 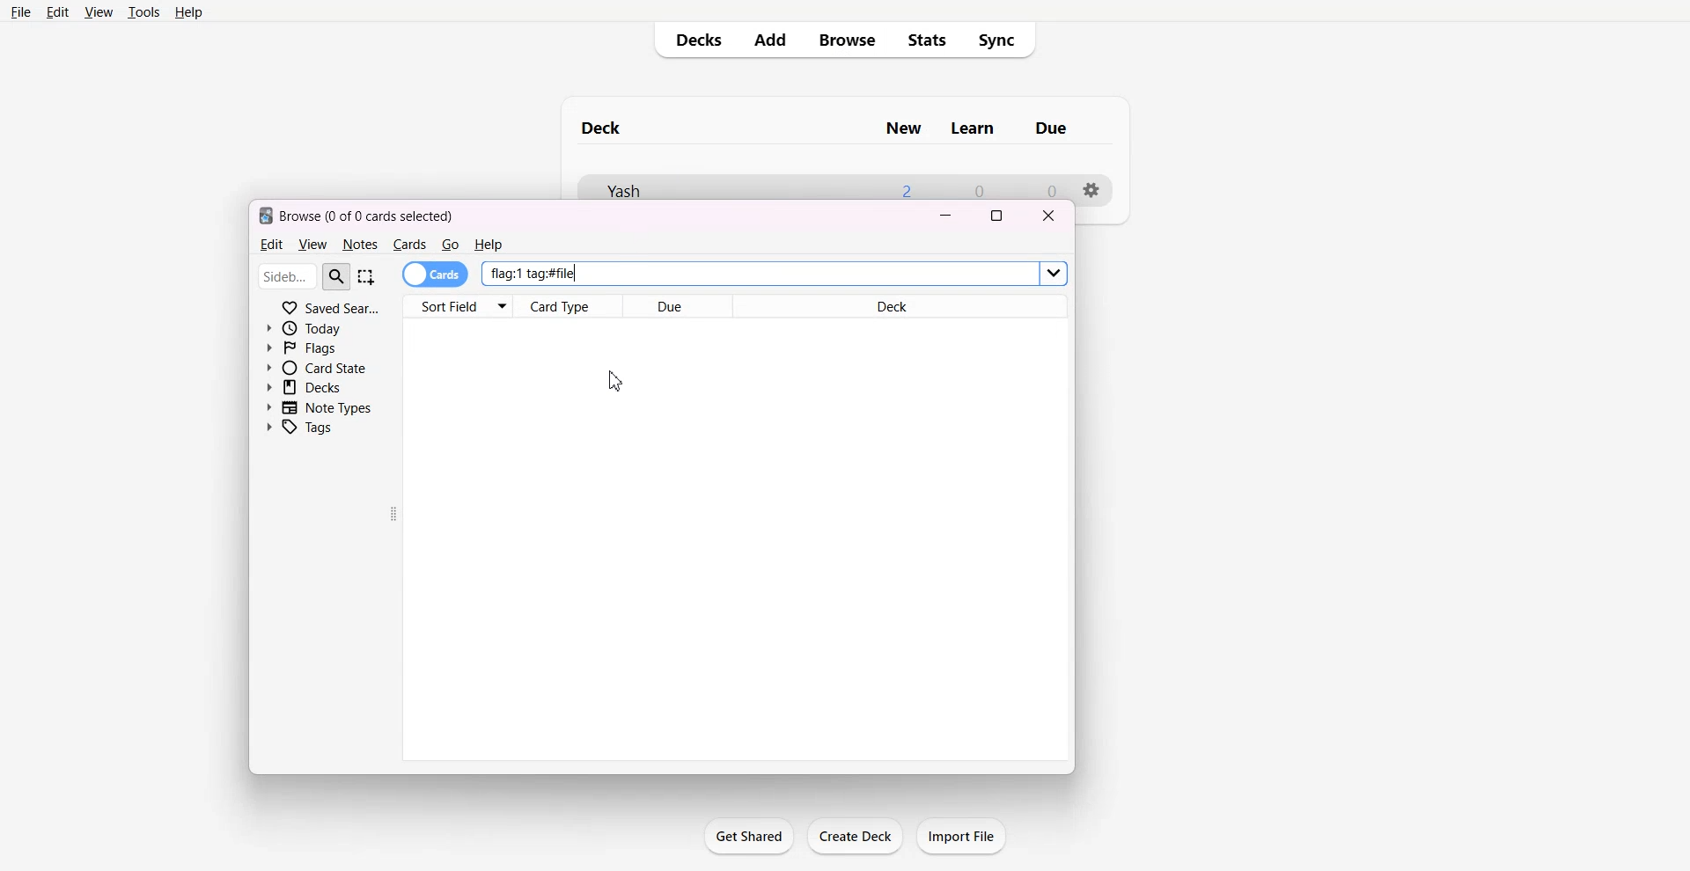 I want to click on Settings, so click(x=1098, y=187).